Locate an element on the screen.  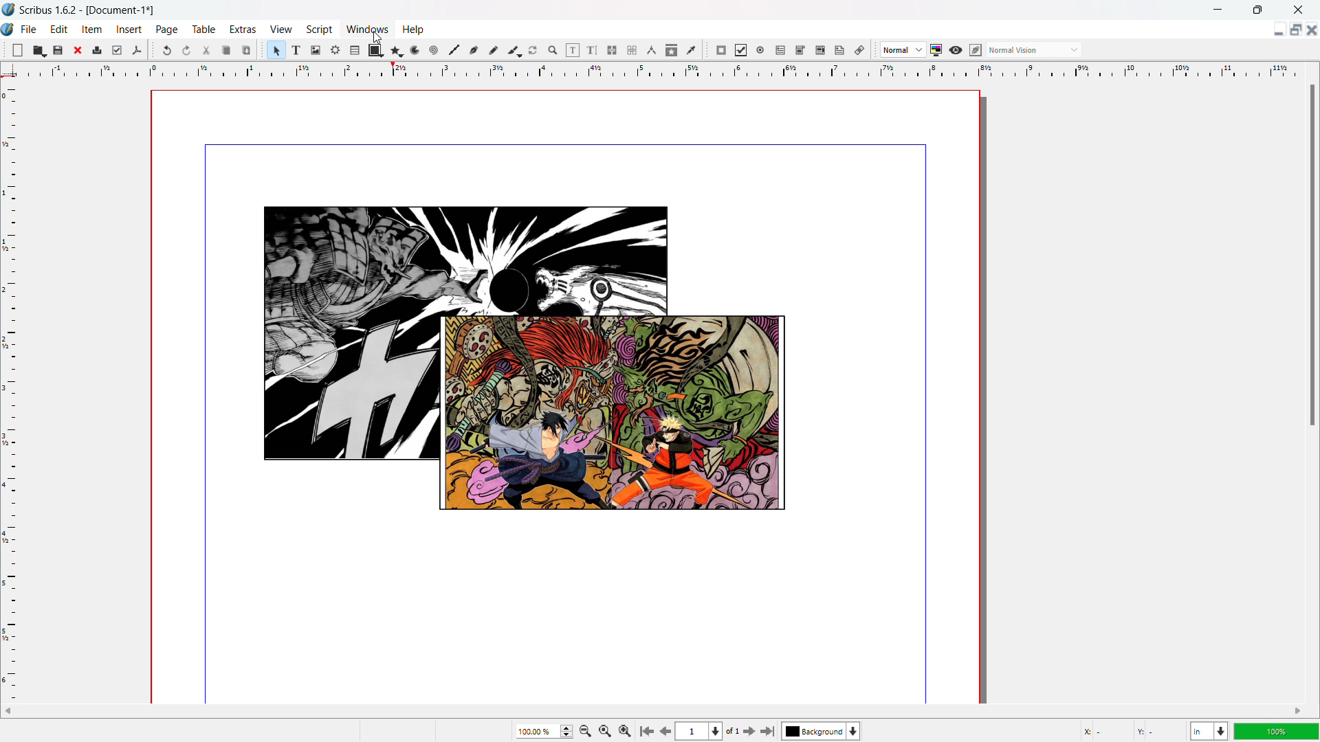
image frame is located at coordinates (316, 50).